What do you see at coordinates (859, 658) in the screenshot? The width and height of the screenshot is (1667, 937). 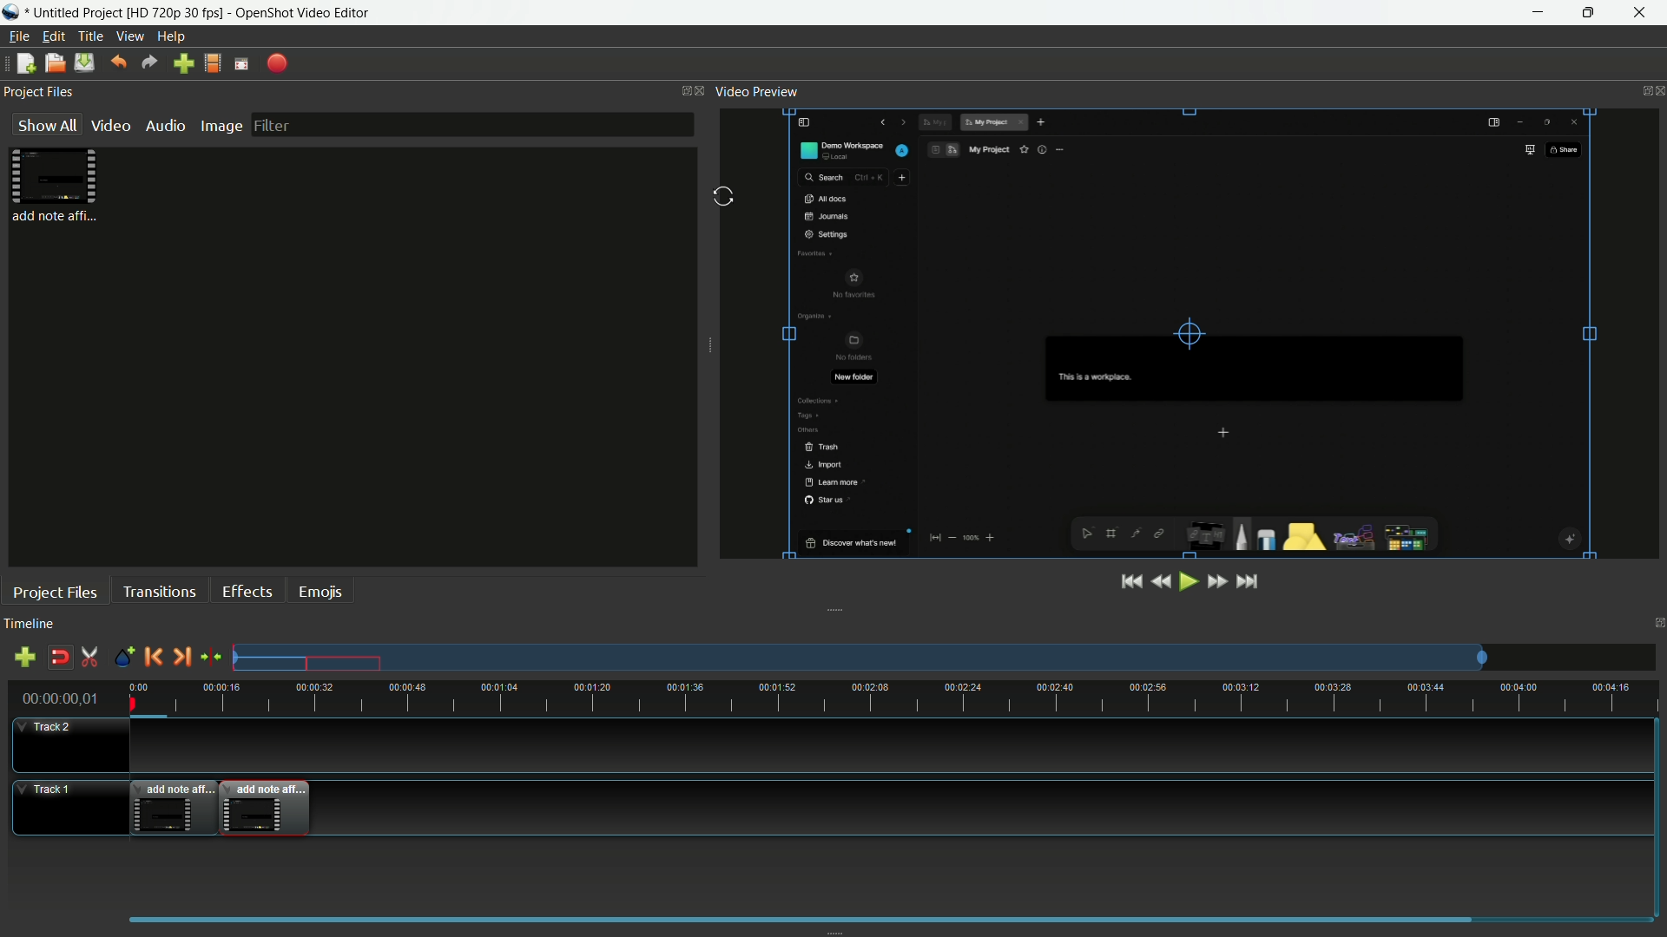 I see `tracks preview` at bounding box center [859, 658].